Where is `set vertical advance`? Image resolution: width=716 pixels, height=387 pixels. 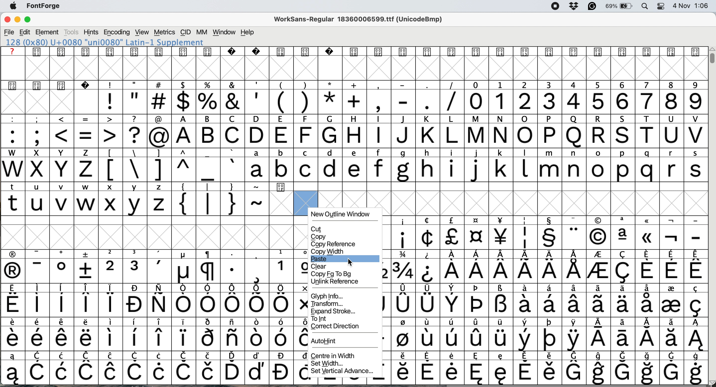
set vertical advance is located at coordinates (340, 371).